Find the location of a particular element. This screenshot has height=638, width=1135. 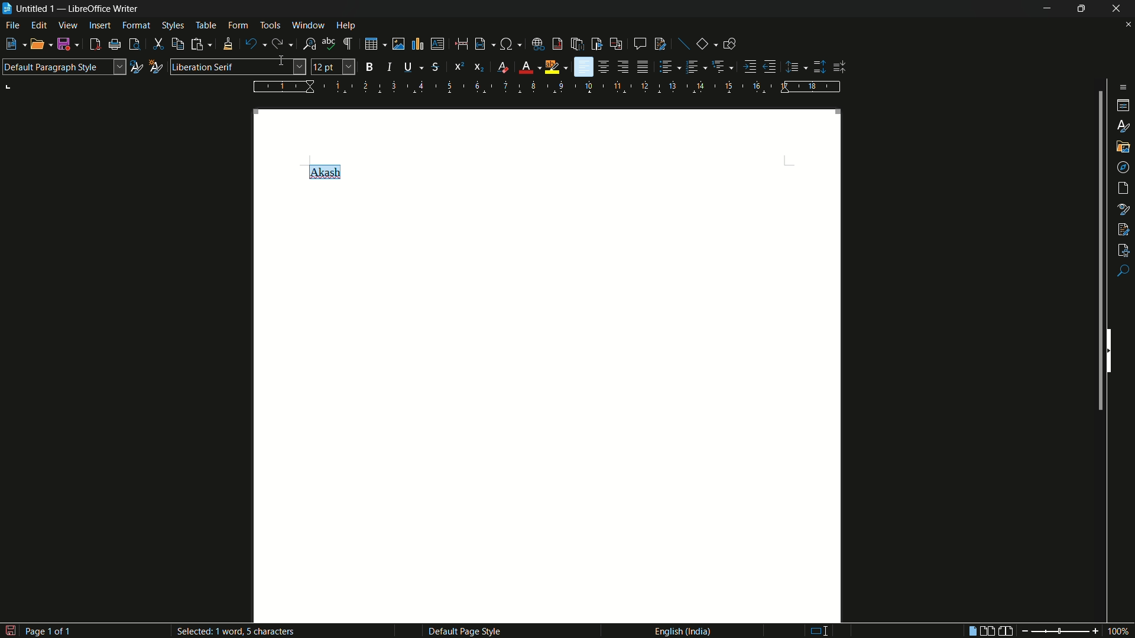

insert chart is located at coordinates (417, 43).